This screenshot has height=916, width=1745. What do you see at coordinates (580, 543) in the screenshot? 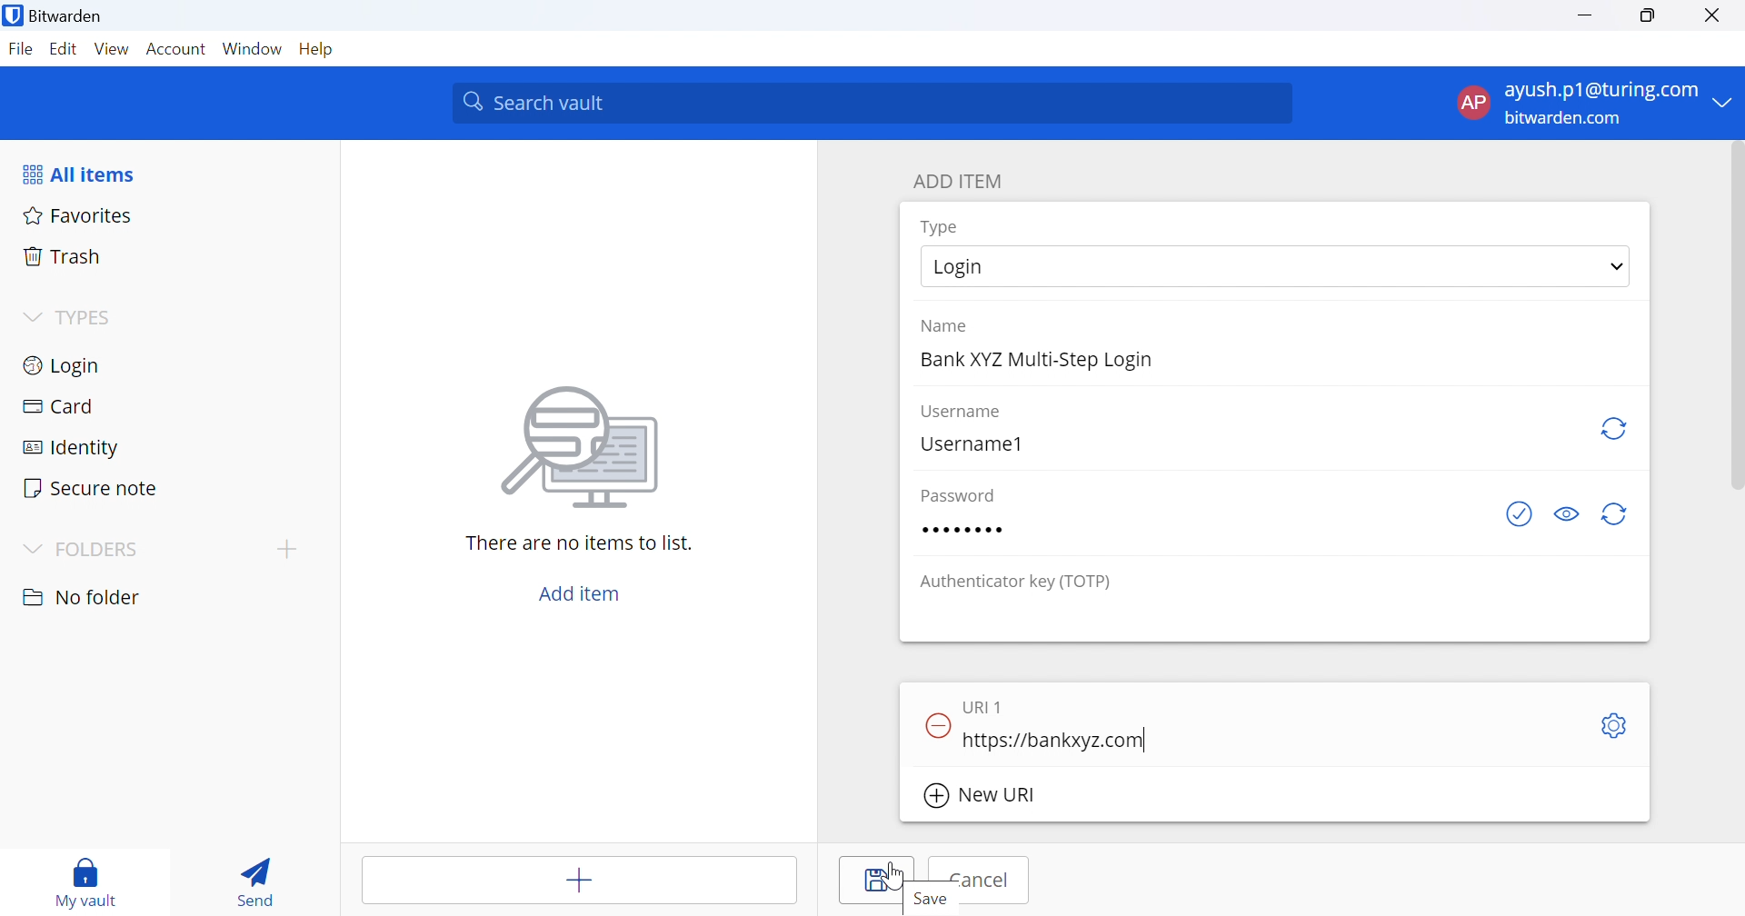
I see `There are no items to list.` at bounding box center [580, 543].